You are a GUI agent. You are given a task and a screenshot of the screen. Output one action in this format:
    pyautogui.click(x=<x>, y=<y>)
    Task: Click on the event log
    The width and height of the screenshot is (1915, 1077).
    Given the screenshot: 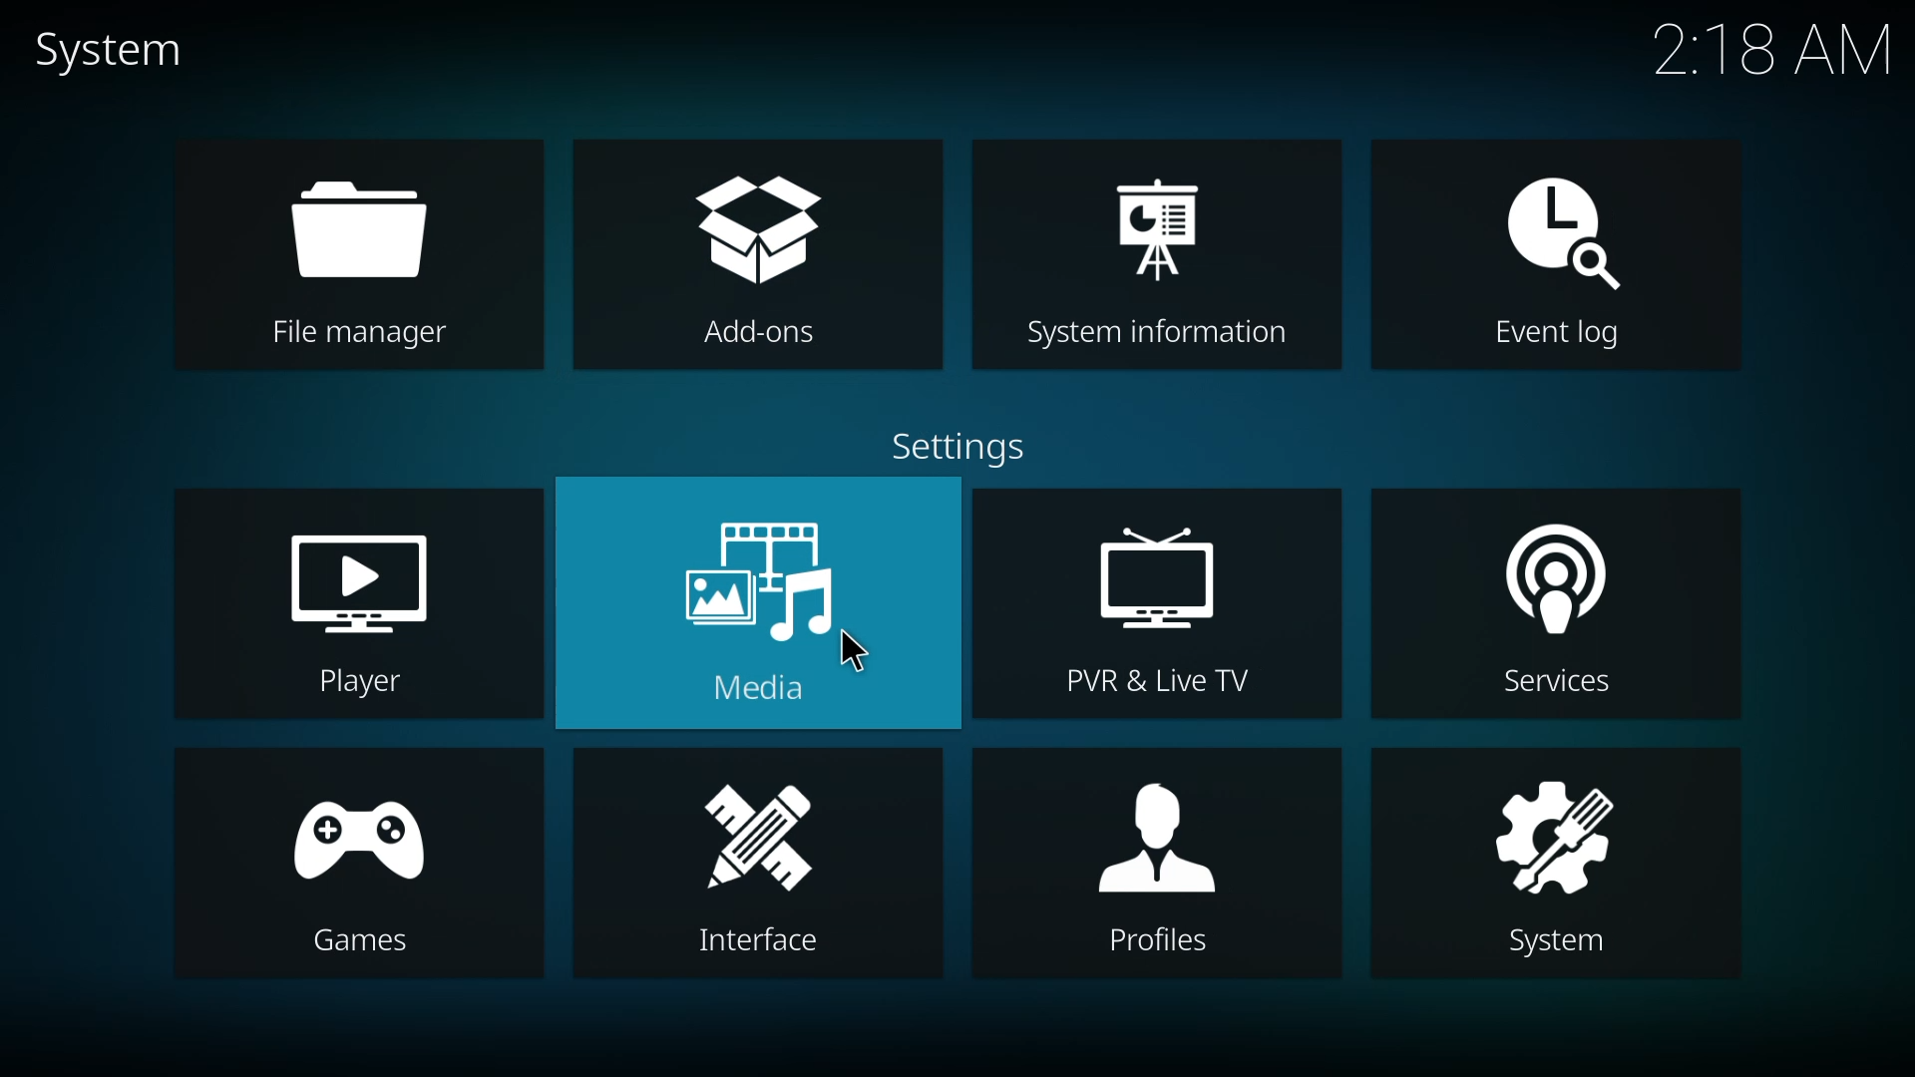 What is the action you would take?
    pyautogui.click(x=1568, y=257)
    